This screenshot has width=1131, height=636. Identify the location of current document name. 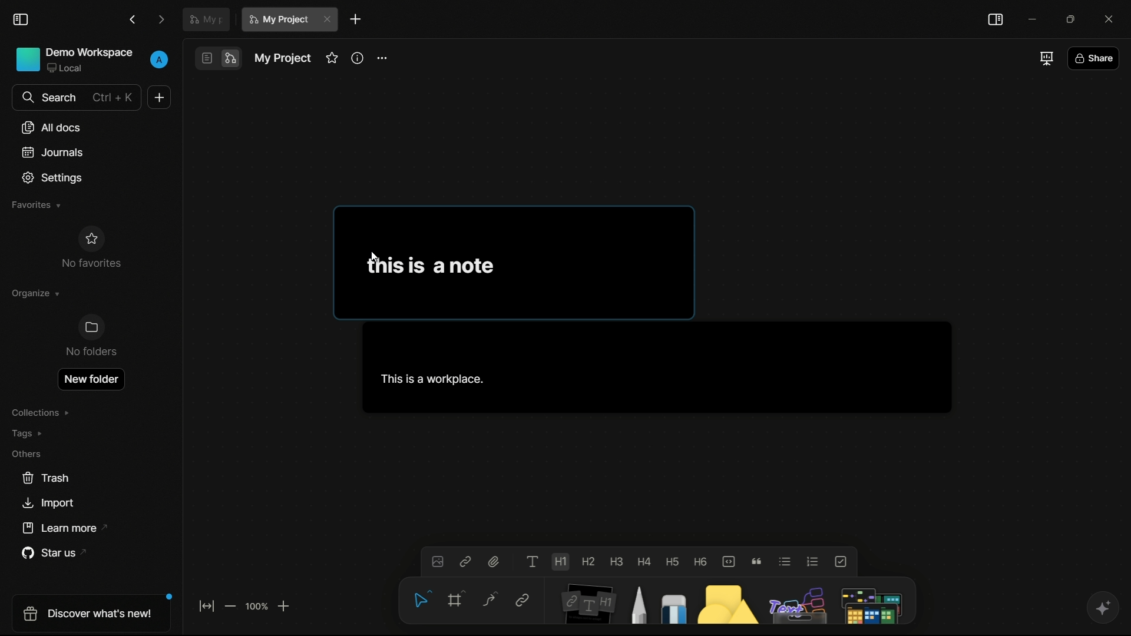
(279, 21).